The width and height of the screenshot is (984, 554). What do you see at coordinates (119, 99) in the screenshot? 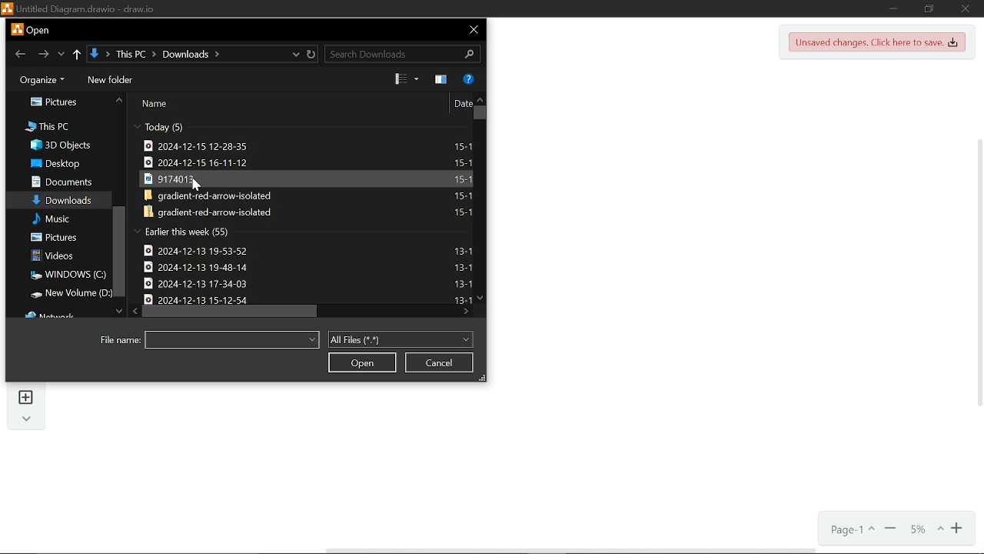
I see `Move up in folders` at bounding box center [119, 99].